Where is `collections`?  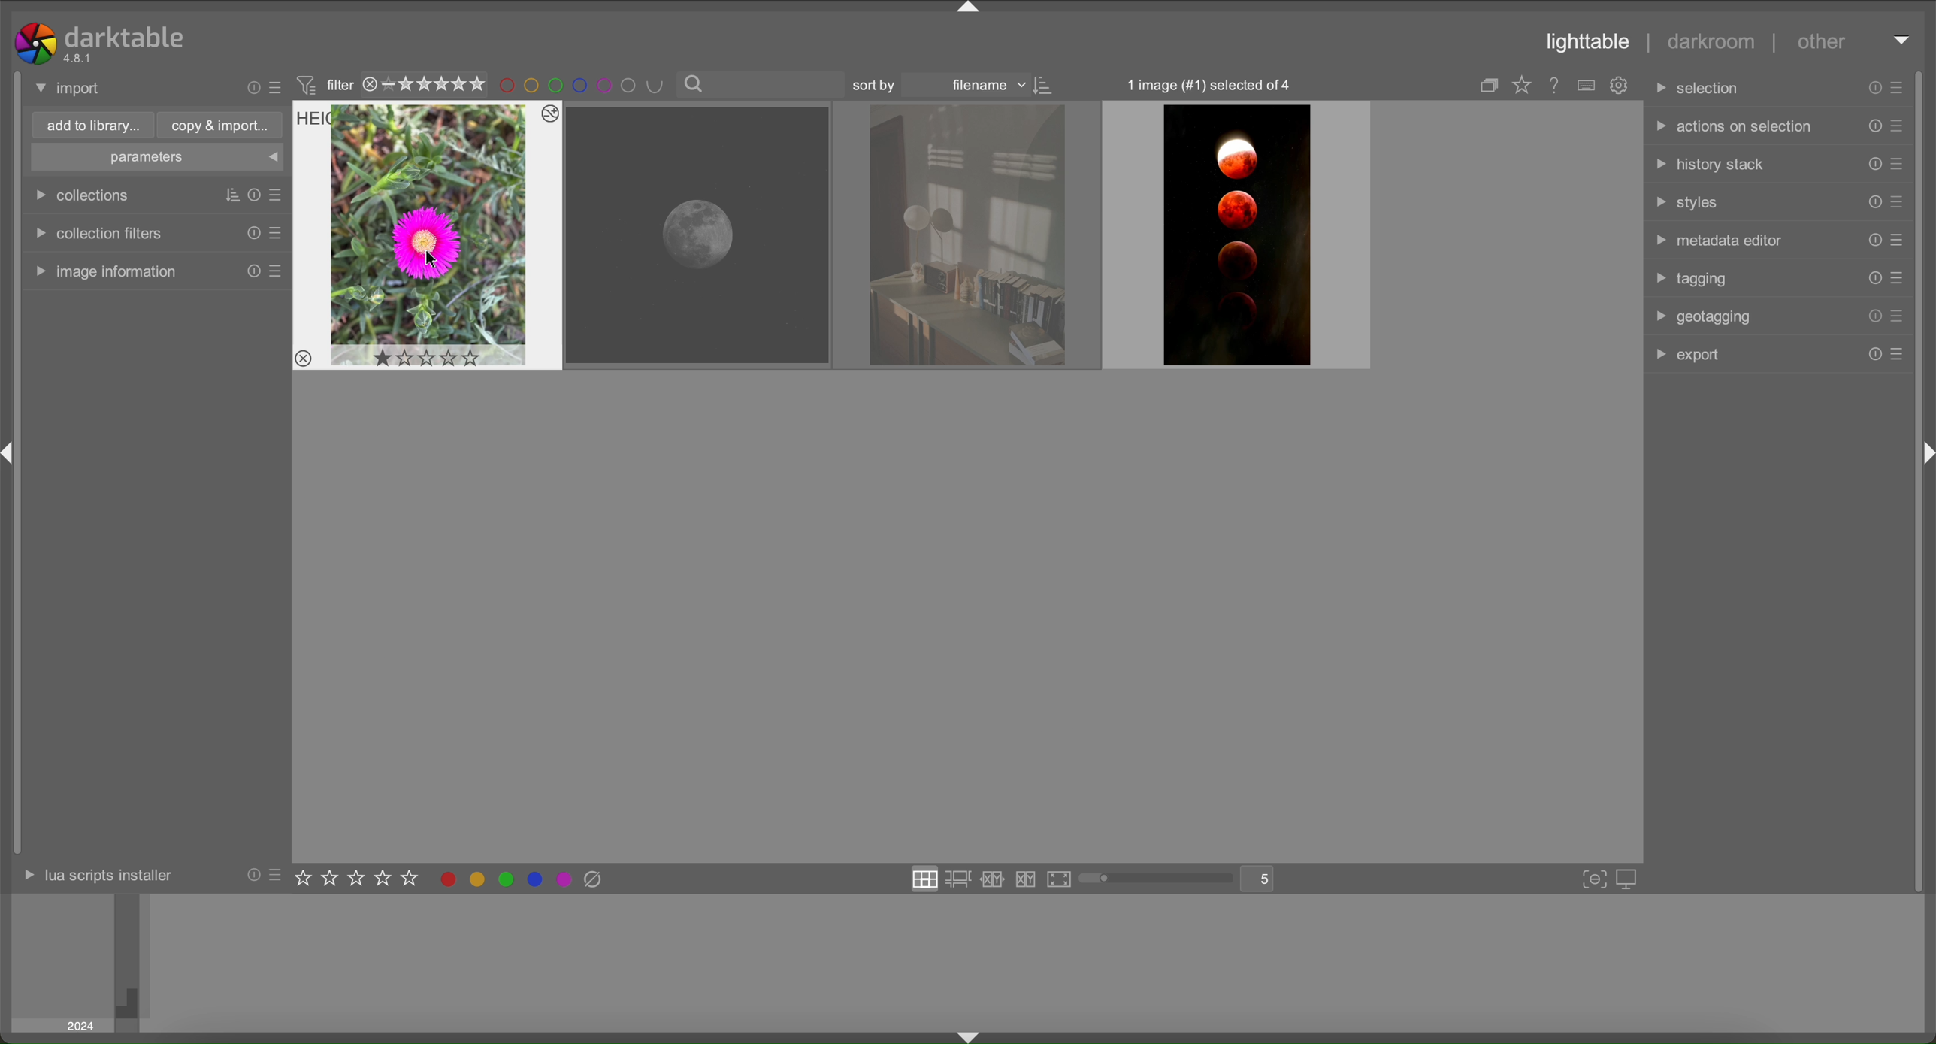
collections is located at coordinates (85, 196).